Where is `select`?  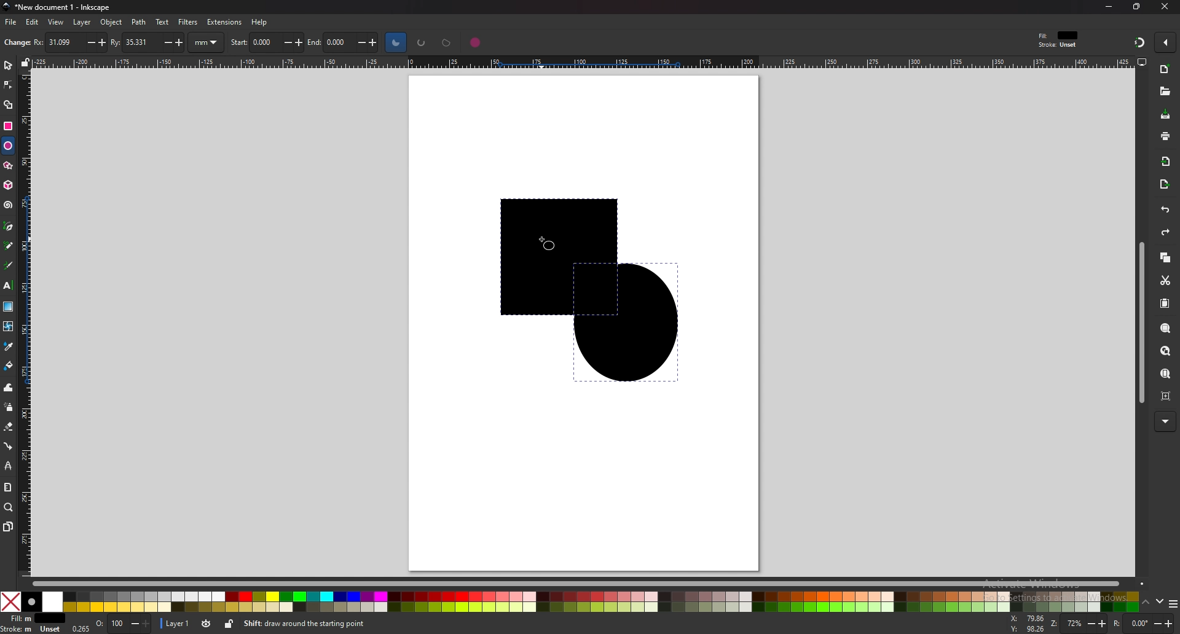
select is located at coordinates (8, 64).